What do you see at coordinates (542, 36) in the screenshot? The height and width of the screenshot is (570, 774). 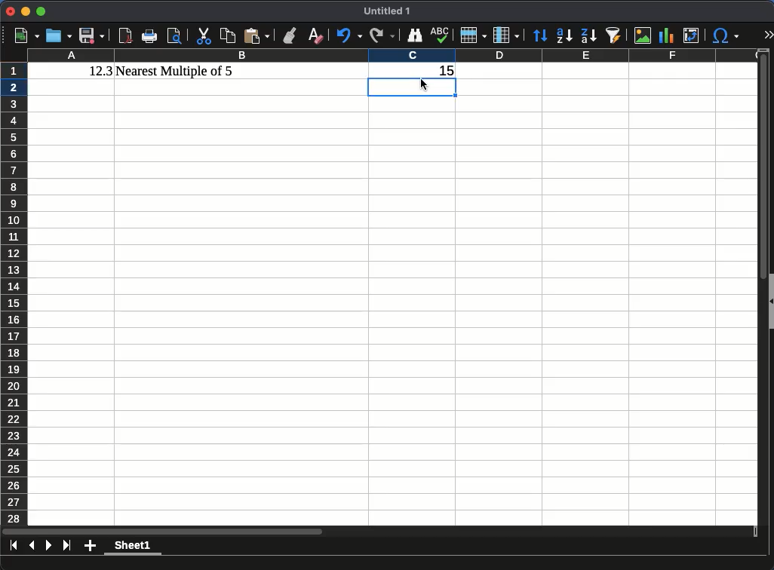 I see `sort` at bounding box center [542, 36].